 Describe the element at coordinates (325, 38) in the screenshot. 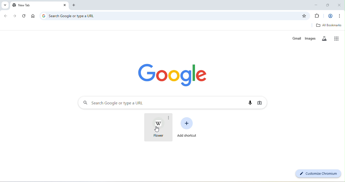

I see `search labs` at that location.